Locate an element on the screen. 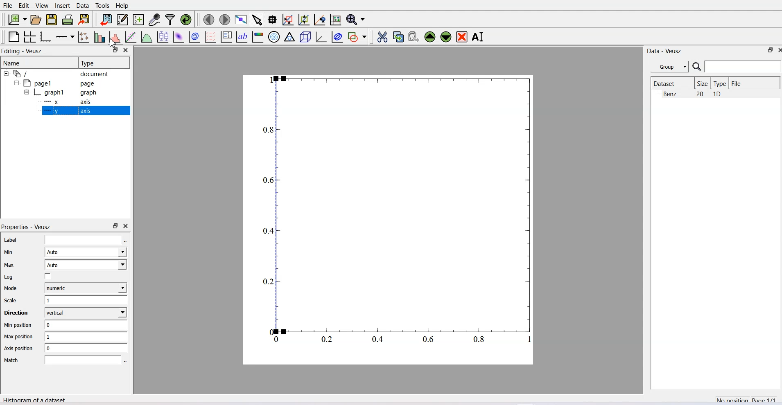 Image resolution: width=782 pixels, height=405 pixels. Blank Page is located at coordinates (13, 37).